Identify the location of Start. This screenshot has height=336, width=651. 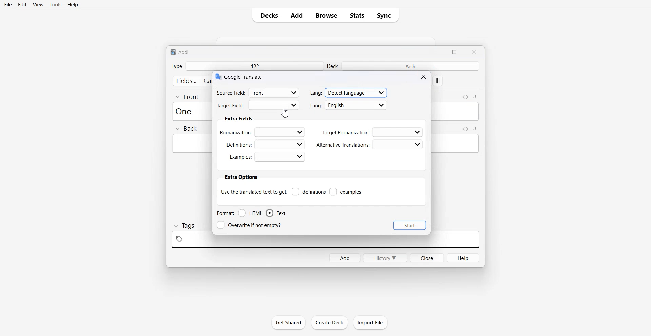
(410, 225).